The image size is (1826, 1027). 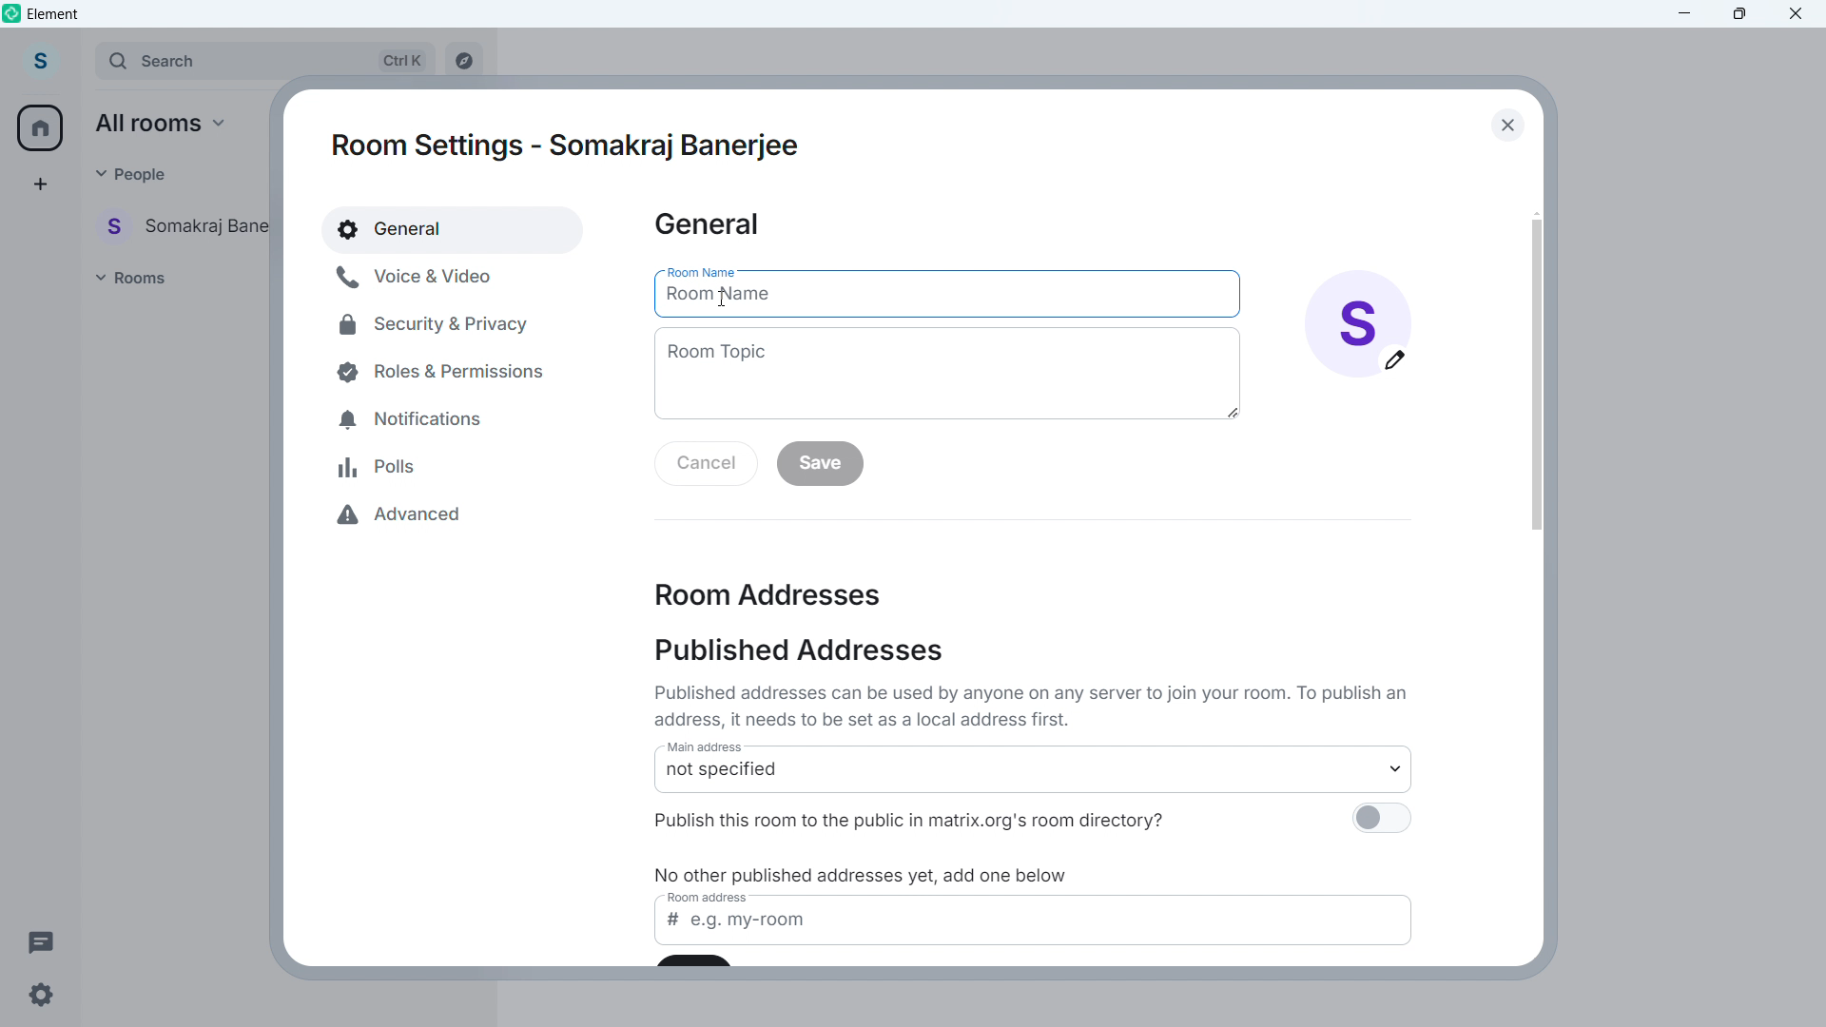 I want to click on Threads , so click(x=40, y=940).